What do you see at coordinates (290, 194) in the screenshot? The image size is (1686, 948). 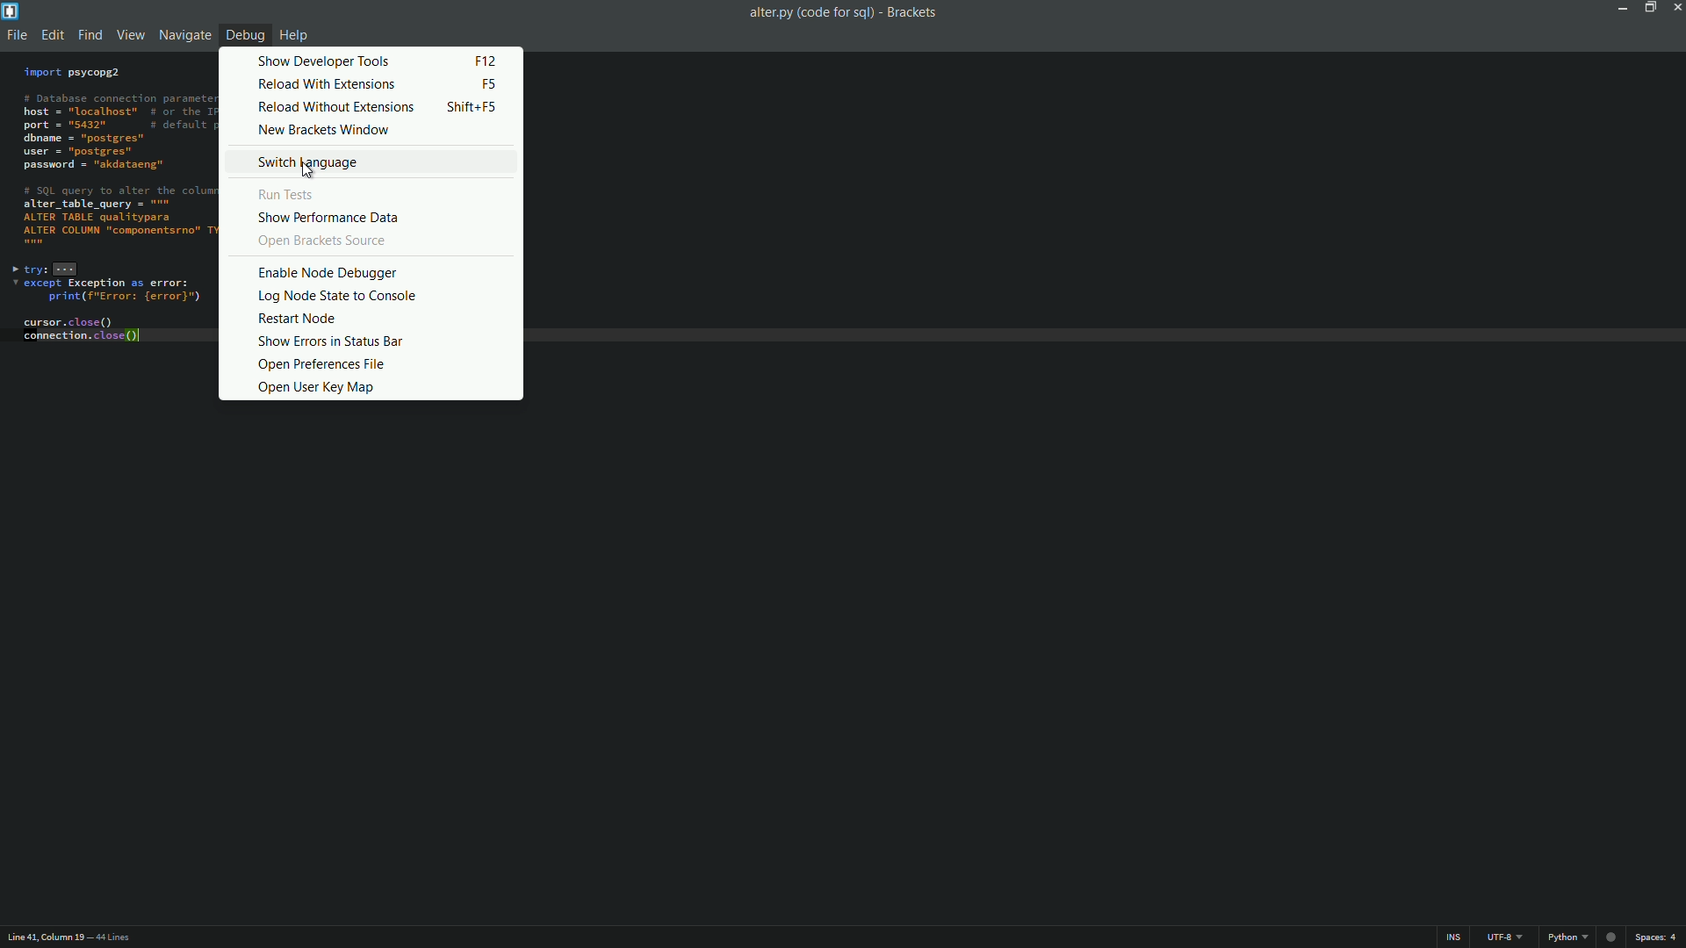 I see `run test` at bounding box center [290, 194].